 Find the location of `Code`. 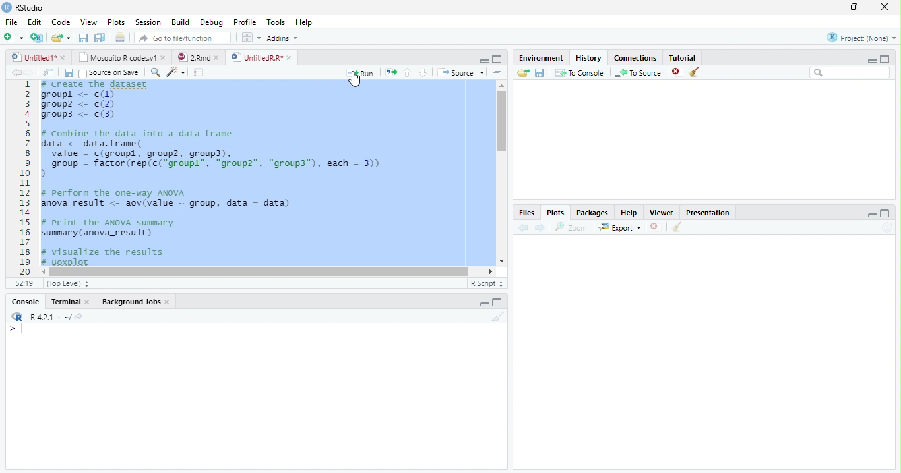

Code is located at coordinates (59, 22).